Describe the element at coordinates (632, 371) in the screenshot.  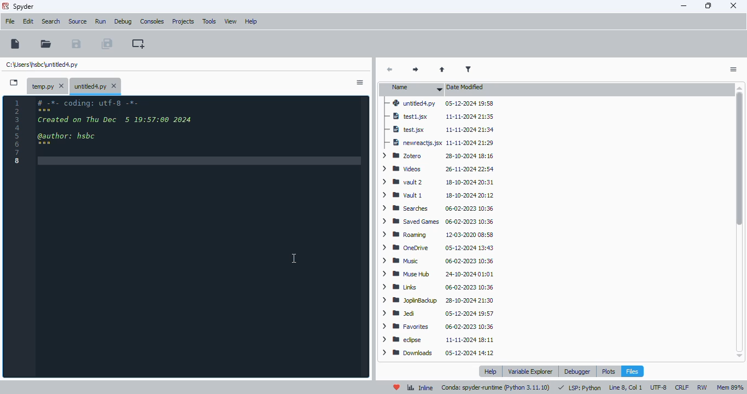
I see `files` at that location.